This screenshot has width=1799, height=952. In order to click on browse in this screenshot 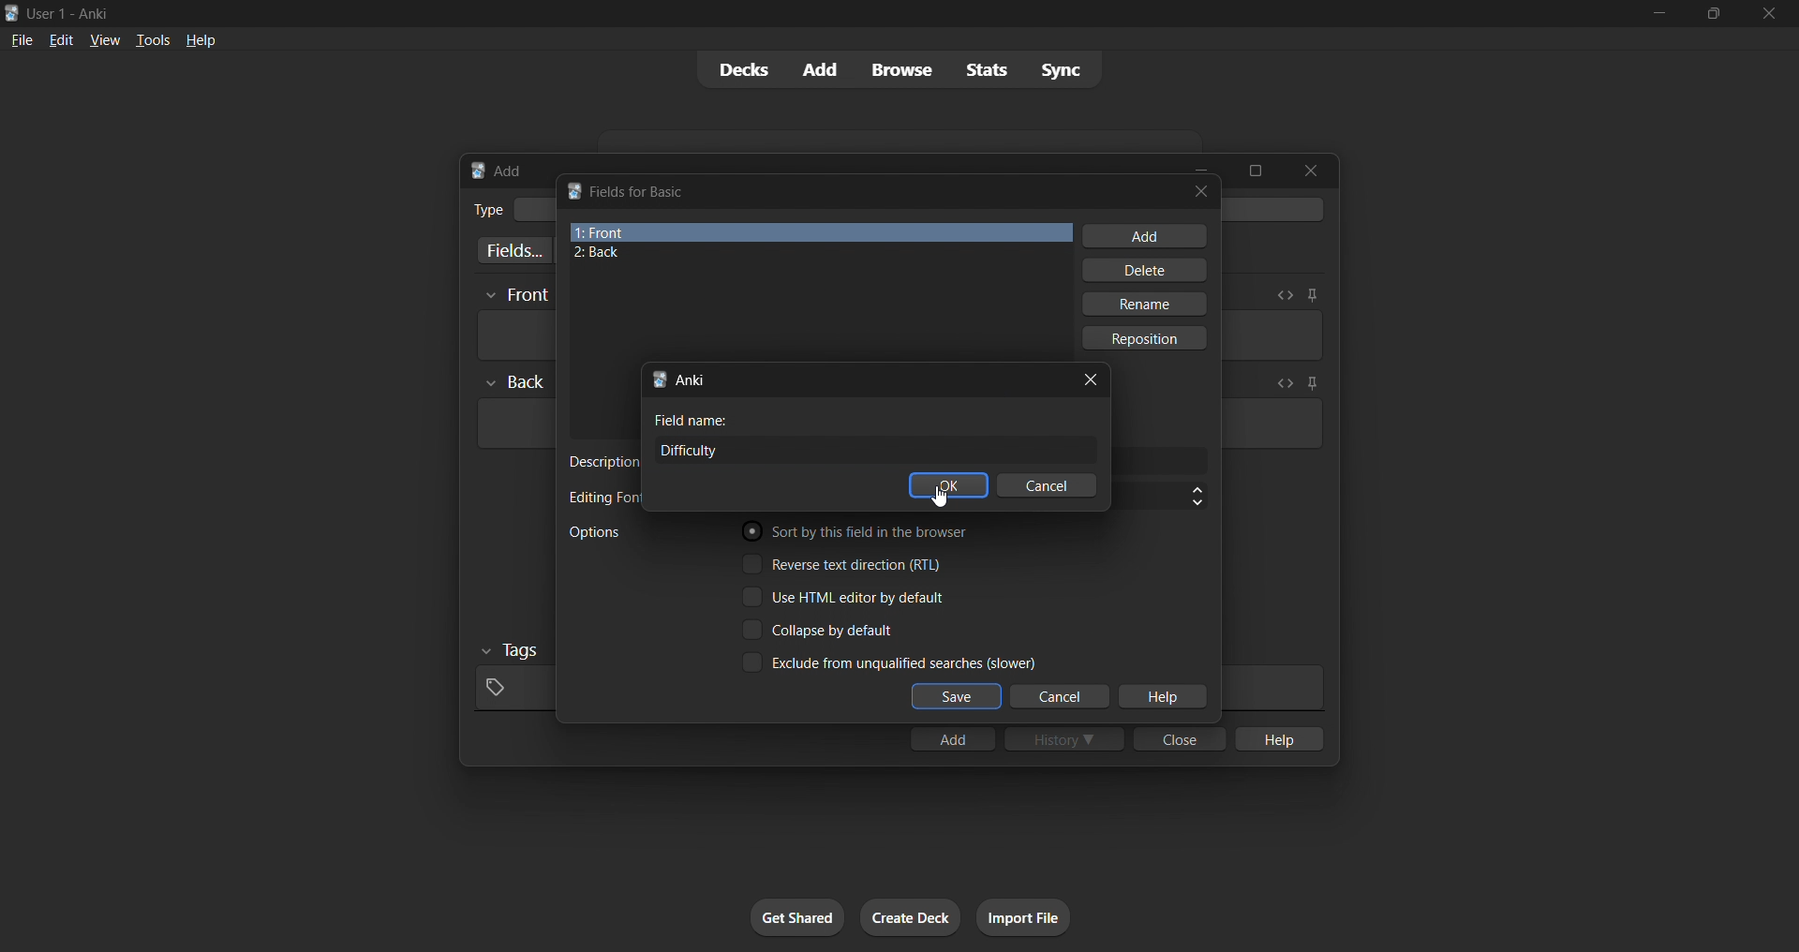, I will do `click(901, 69)`.